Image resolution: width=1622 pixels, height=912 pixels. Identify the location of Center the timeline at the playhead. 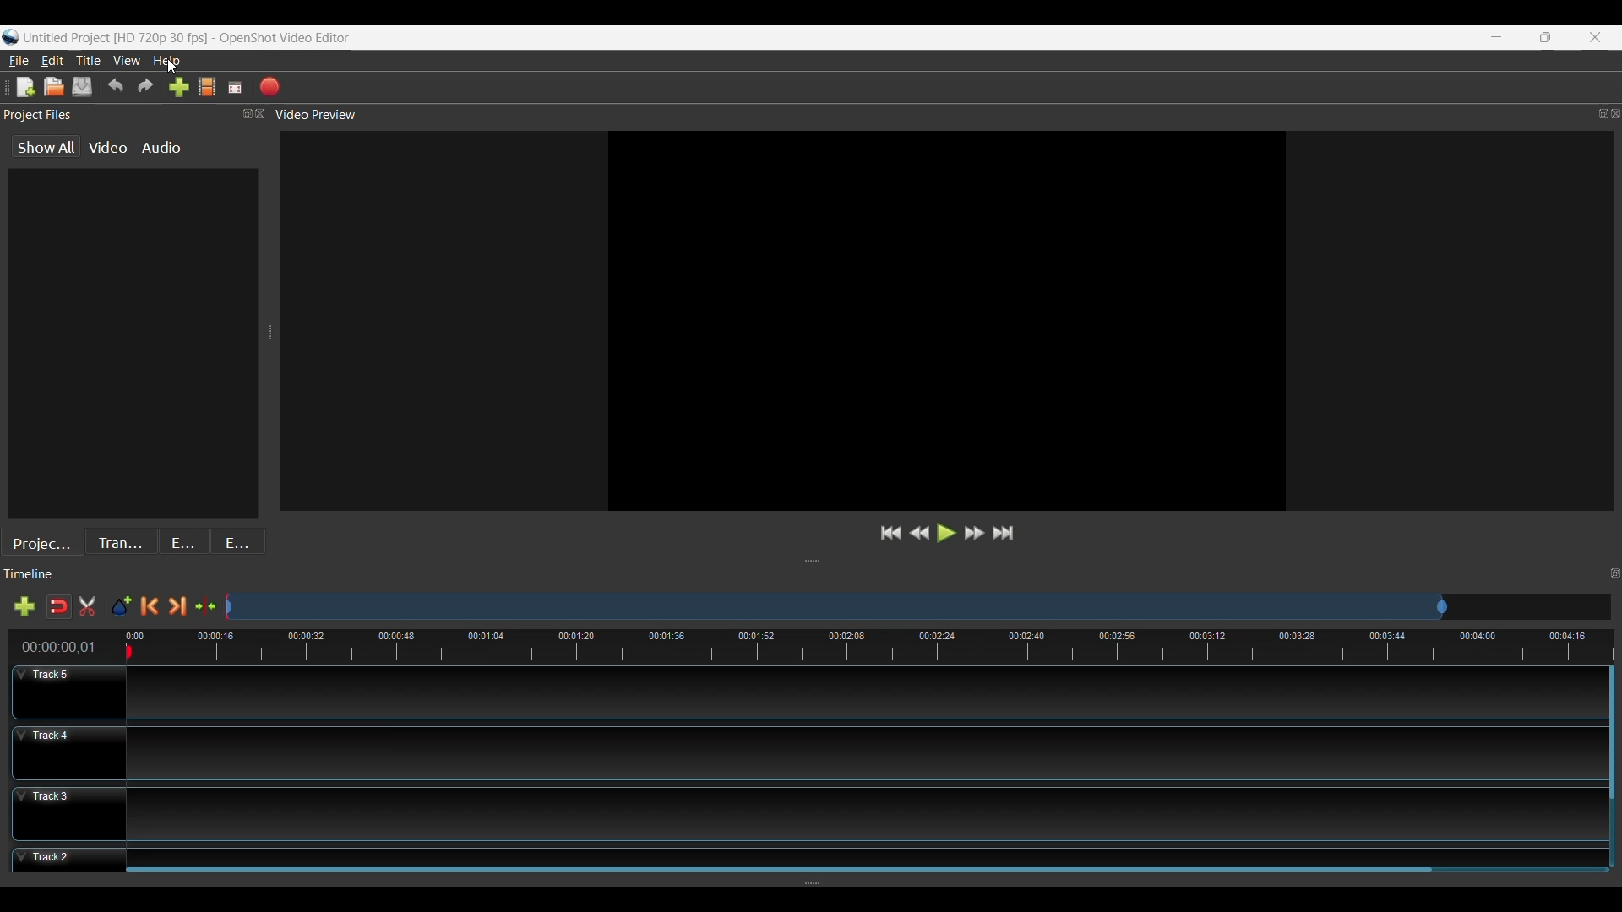
(205, 607).